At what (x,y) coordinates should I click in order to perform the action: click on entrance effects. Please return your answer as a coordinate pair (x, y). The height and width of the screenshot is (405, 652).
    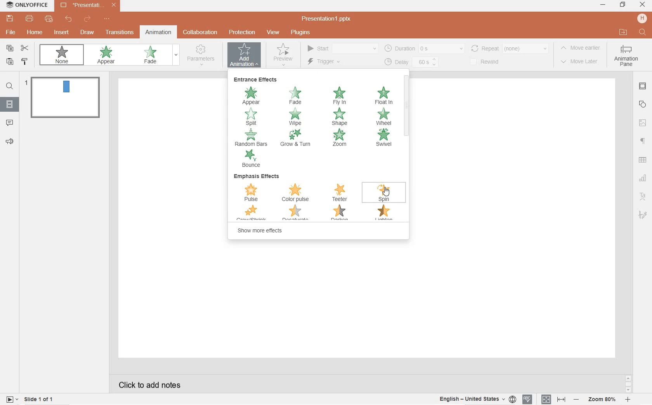
    Looking at the image, I should click on (257, 81).